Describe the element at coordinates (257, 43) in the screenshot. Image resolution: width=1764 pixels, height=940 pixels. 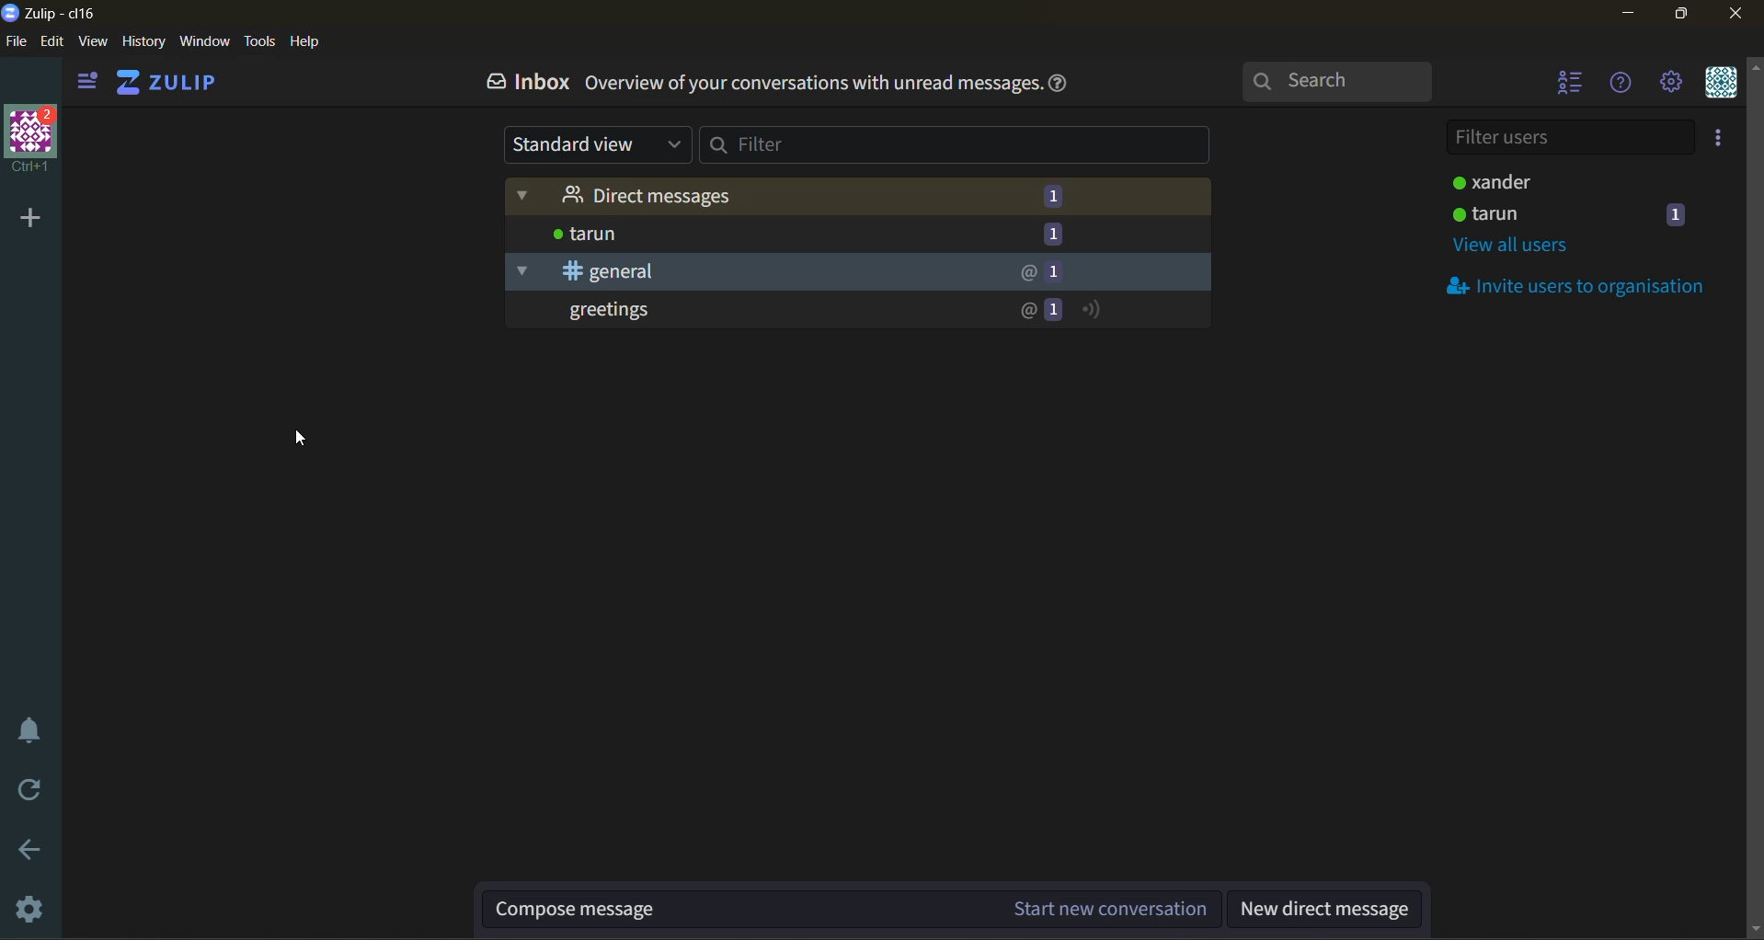
I see `tools` at that location.